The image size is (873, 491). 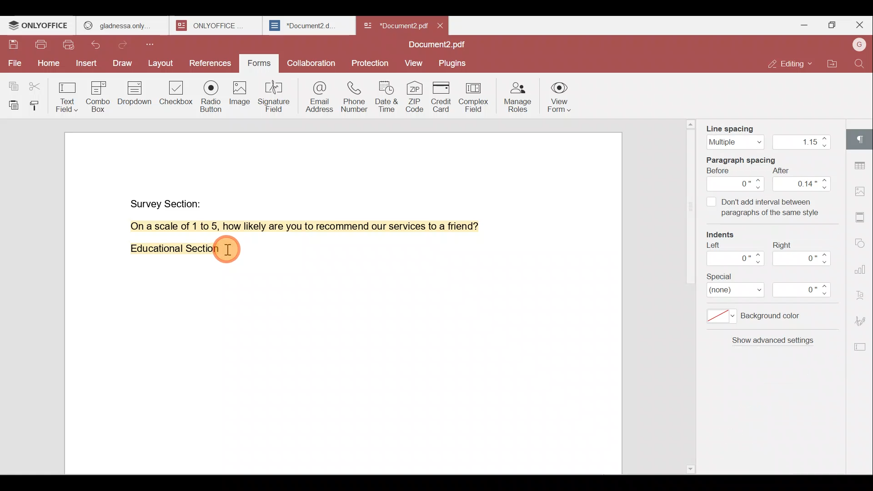 What do you see at coordinates (857, 347) in the screenshot?
I see `Form settings` at bounding box center [857, 347].